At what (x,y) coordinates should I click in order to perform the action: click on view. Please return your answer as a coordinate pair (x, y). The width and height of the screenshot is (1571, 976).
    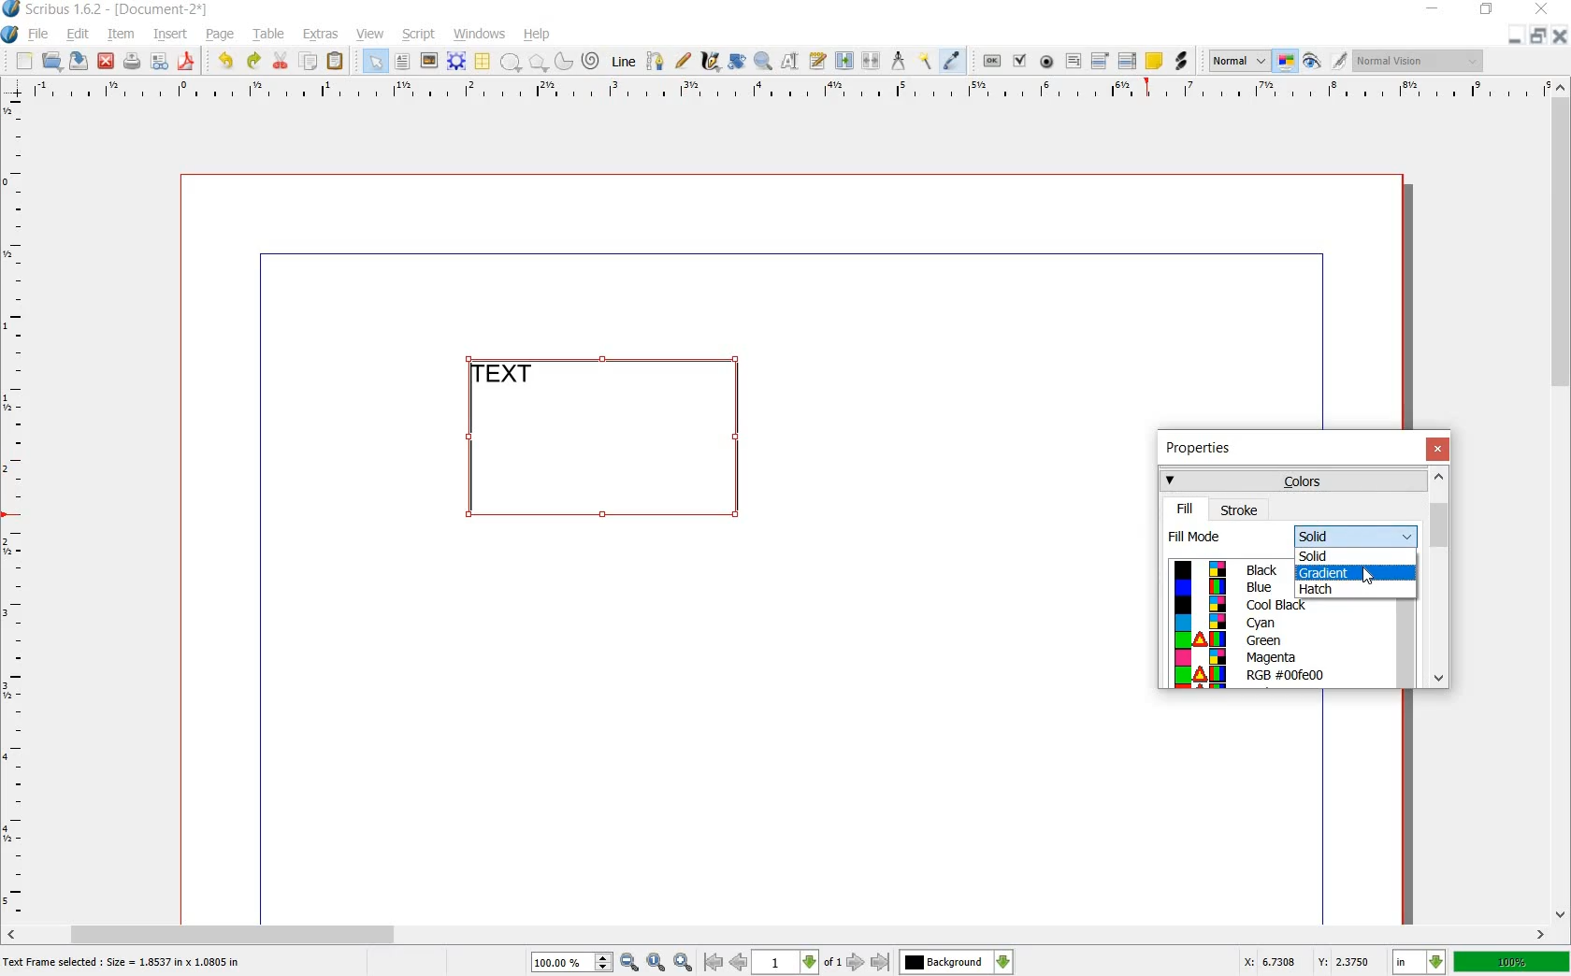
    Looking at the image, I should click on (371, 35).